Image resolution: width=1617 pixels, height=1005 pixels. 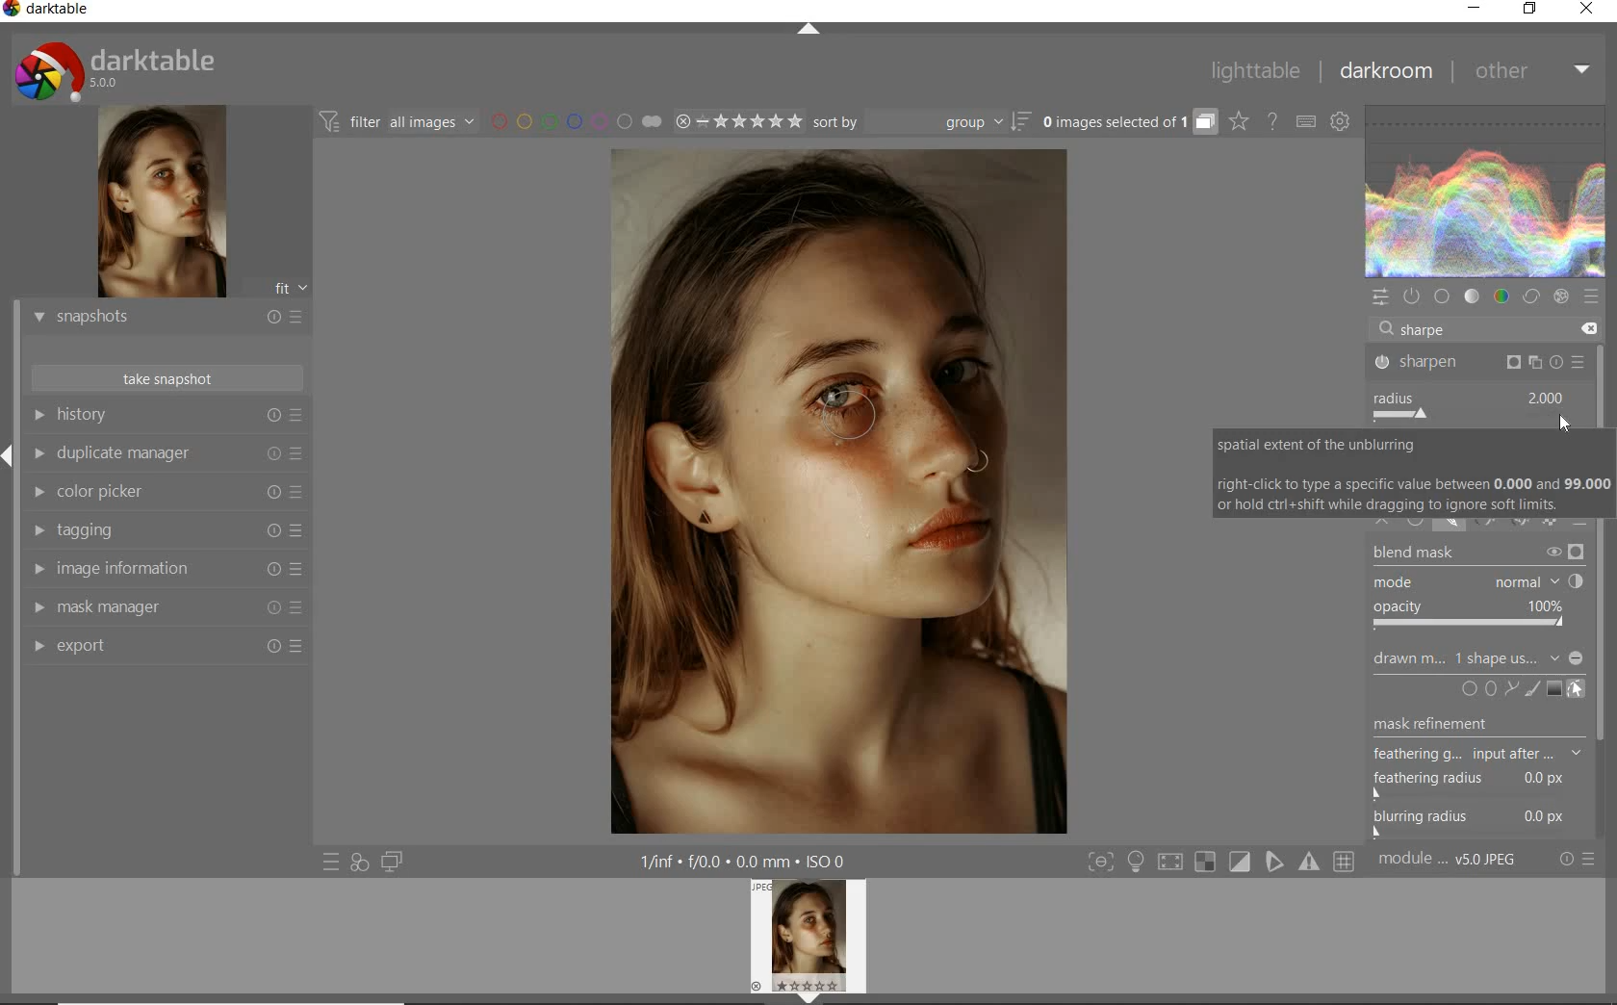 I want to click on spatial extent of the unblurring
right-click to type a specific value between 0.000 and 99.000
or hold cirl+shift while dragging to ignore soft limits., so click(x=1412, y=471).